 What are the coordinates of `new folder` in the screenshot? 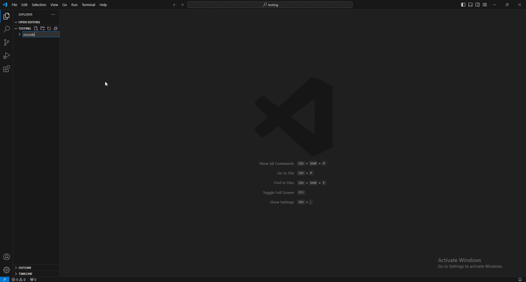 It's located at (43, 28).